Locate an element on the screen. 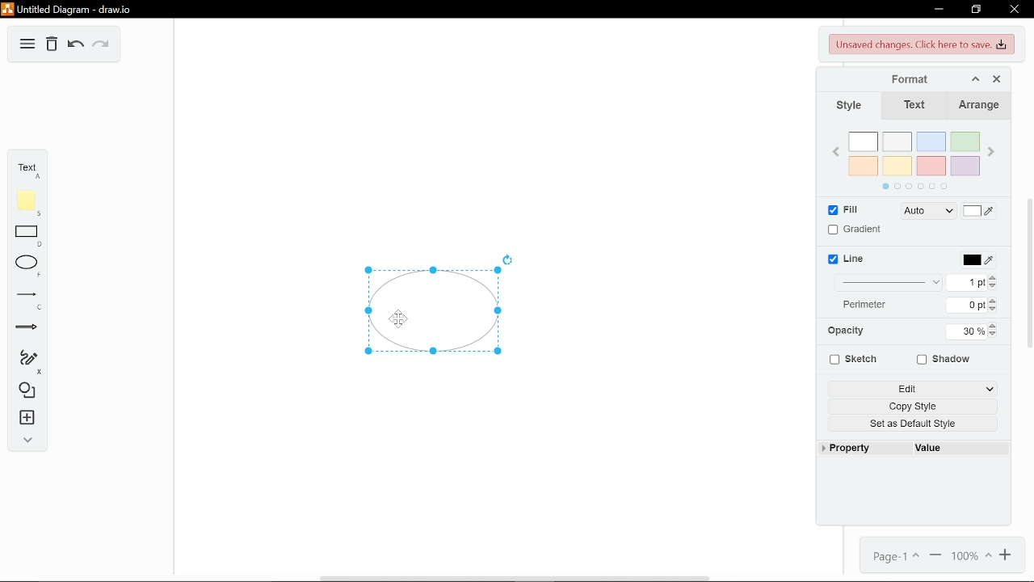  Current opacity is located at coordinates (967, 331).